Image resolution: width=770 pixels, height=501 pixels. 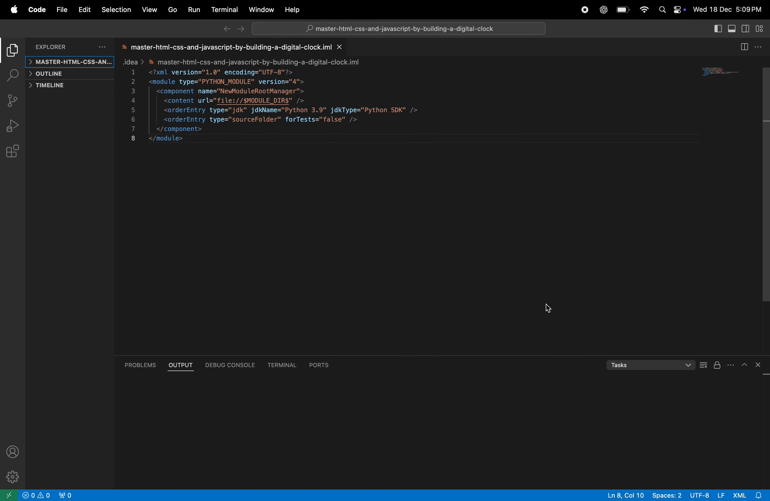 I want to click on settings, so click(x=11, y=476).